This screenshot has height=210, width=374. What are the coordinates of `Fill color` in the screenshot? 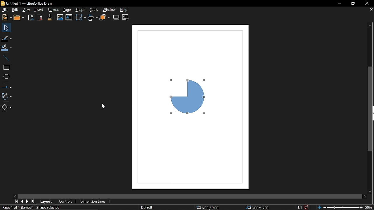 It's located at (6, 48).